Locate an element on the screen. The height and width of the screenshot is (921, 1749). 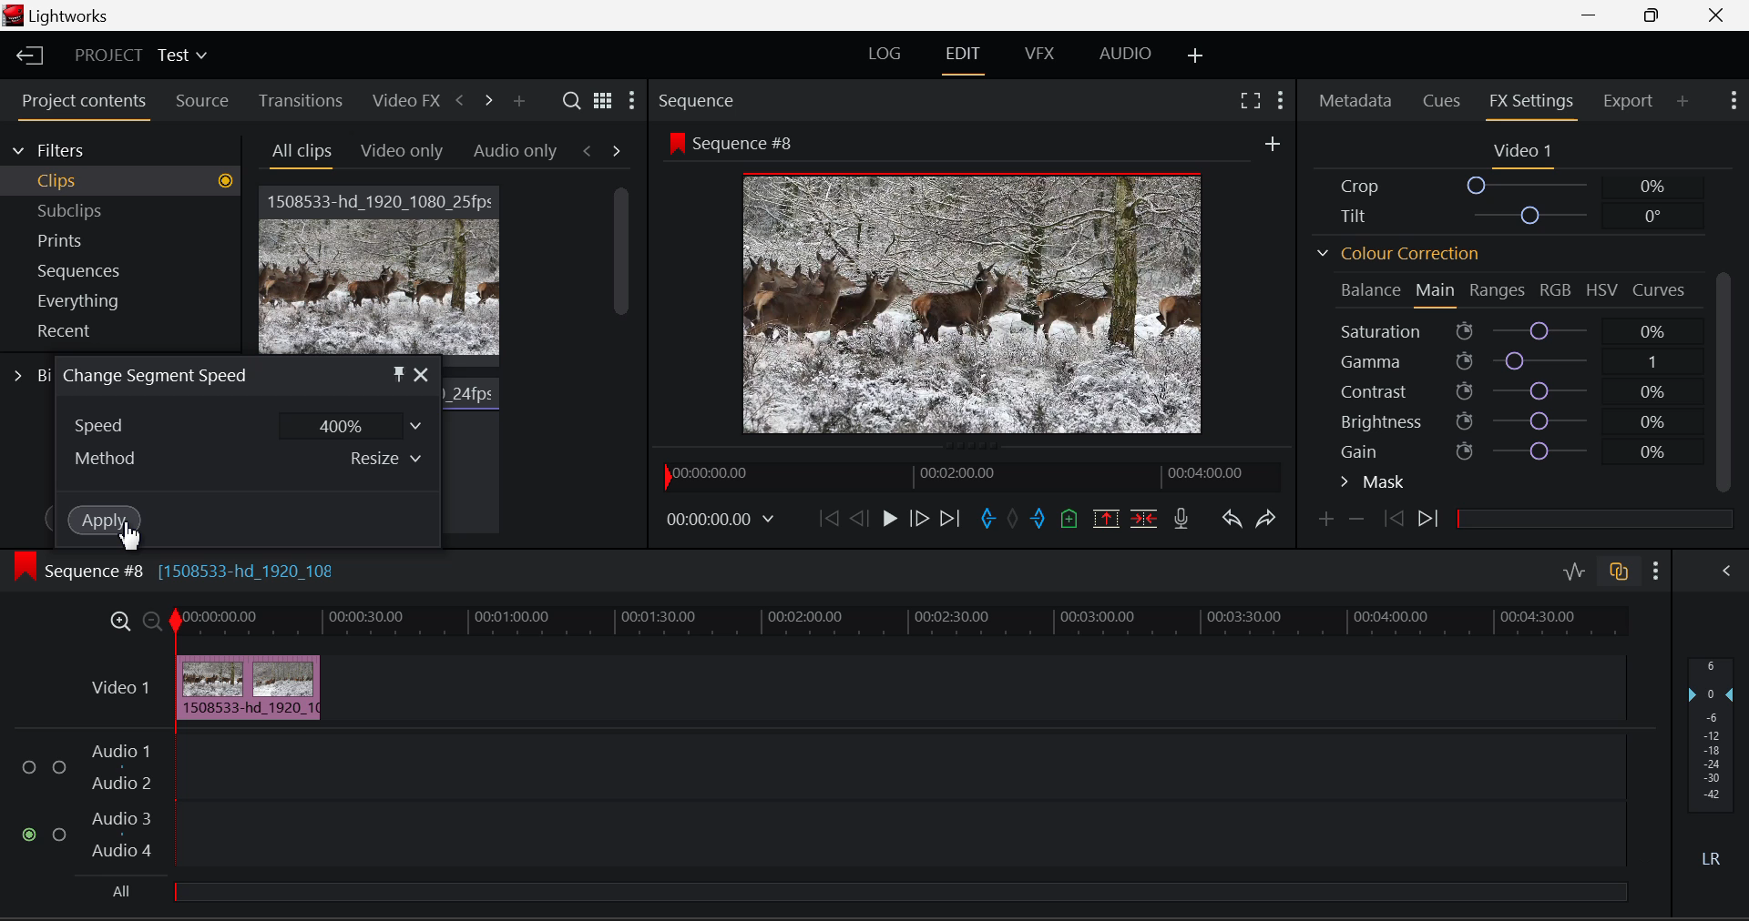
Video Frame Time is located at coordinates (718, 517).